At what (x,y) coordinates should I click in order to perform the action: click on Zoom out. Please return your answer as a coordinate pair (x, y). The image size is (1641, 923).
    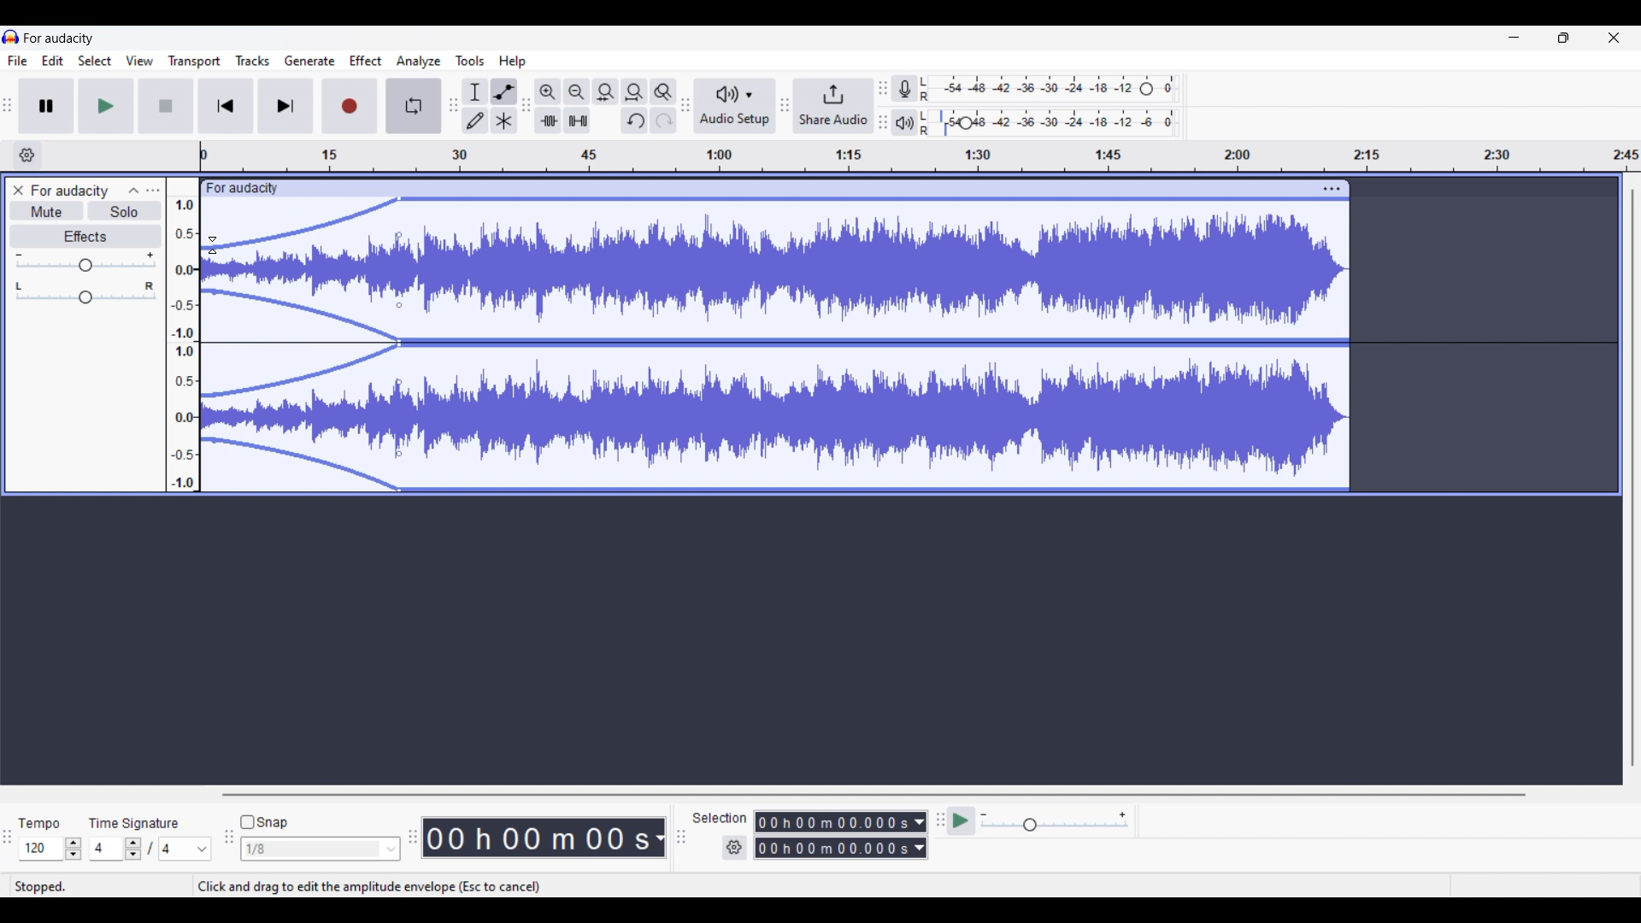
    Looking at the image, I should click on (578, 91).